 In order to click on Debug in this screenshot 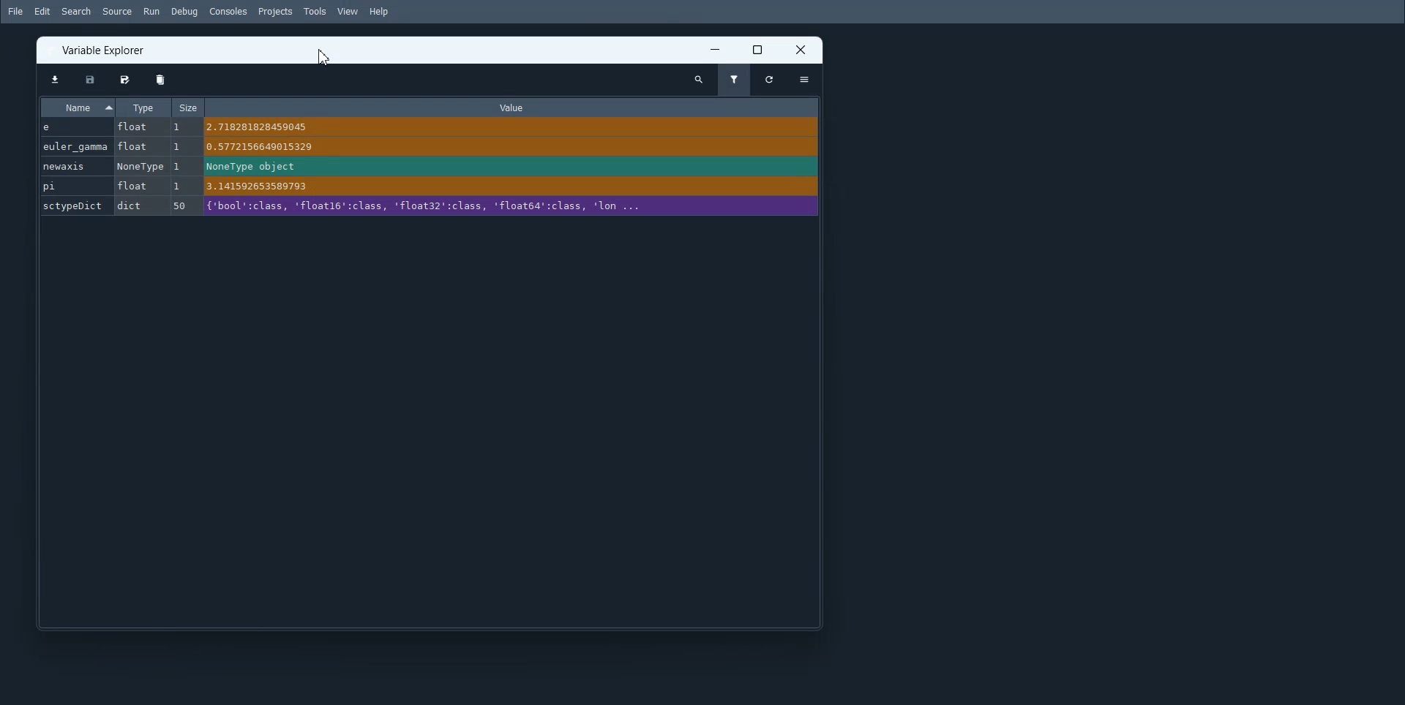, I will do `click(183, 12)`.